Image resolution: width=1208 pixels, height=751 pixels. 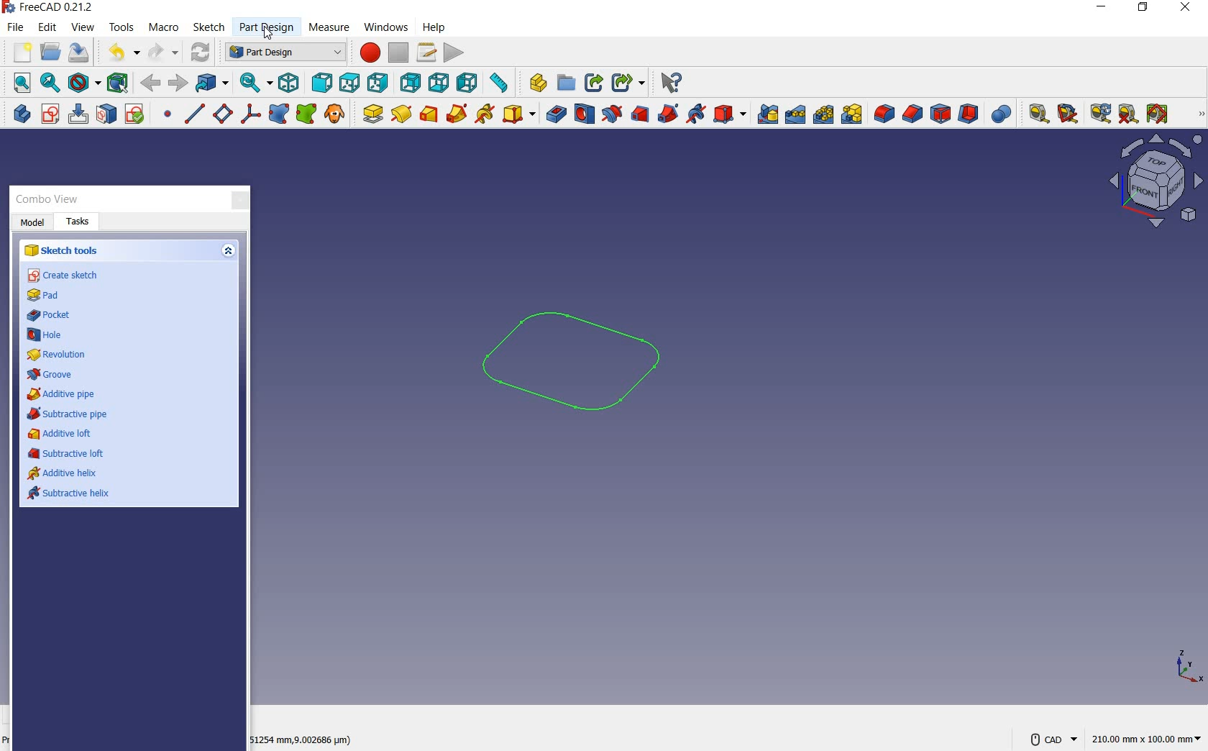 I want to click on view, so click(x=1154, y=185).